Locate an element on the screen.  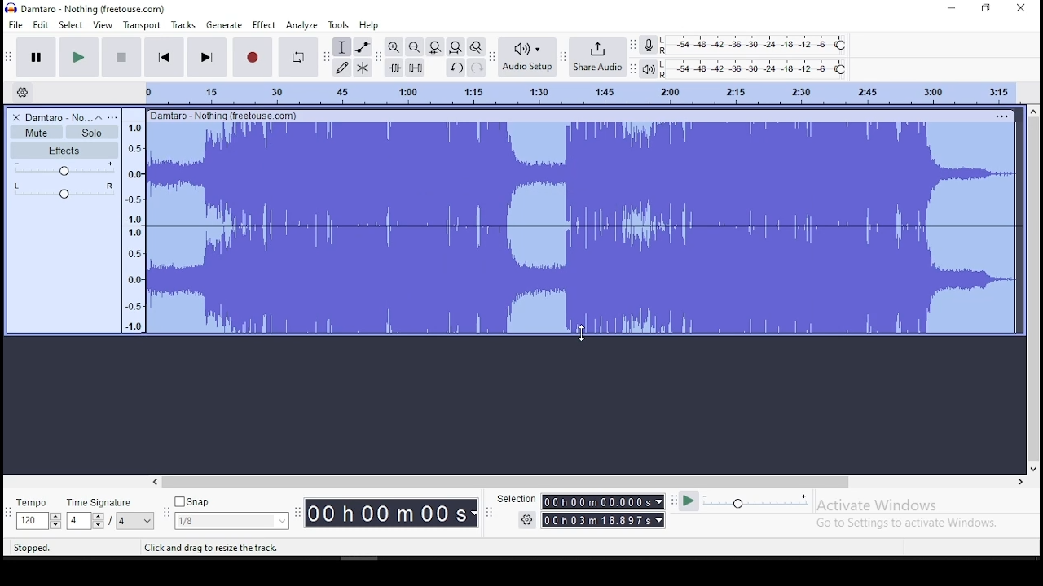
stop is located at coordinates (121, 56).